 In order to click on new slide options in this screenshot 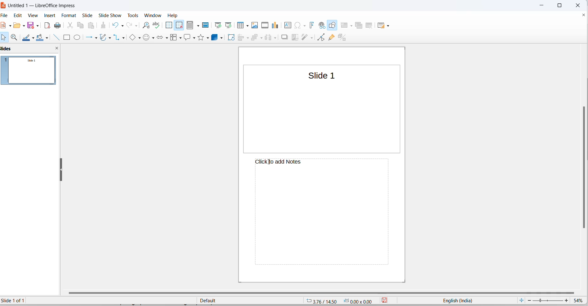, I will do `click(351, 25)`.